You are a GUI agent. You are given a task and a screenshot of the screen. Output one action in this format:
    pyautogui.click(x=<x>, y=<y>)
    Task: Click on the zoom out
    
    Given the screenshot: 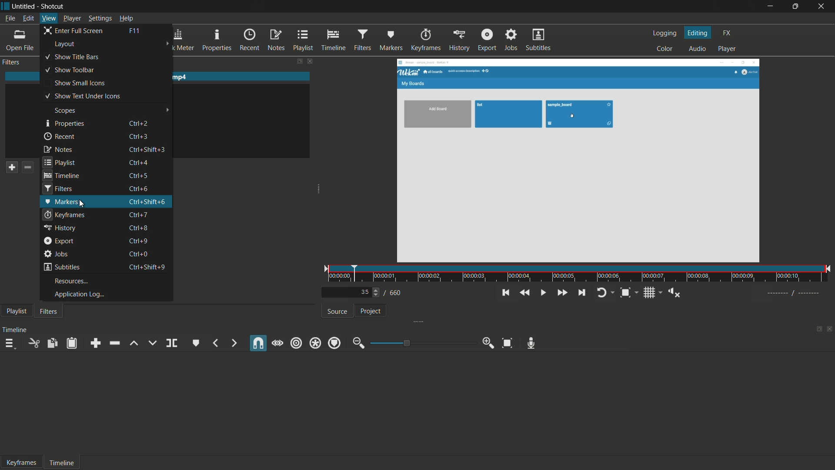 What is the action you would take?
    pyautogui.click(x=359, y=343)
    